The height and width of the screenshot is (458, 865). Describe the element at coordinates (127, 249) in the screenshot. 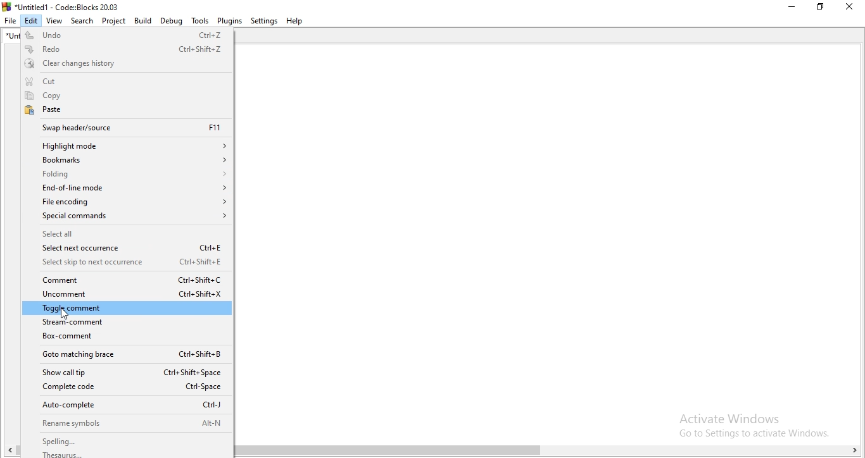

I see `Select next occurrence` at that location.